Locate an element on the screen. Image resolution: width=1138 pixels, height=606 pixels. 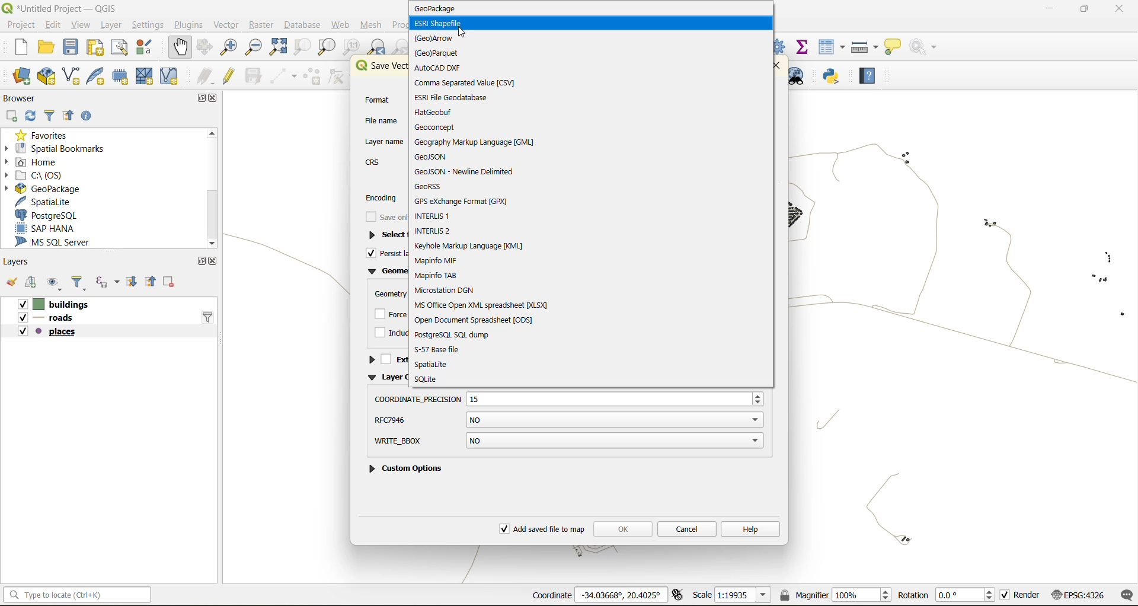
mapinfo tab is located at coordinates (439, 277).